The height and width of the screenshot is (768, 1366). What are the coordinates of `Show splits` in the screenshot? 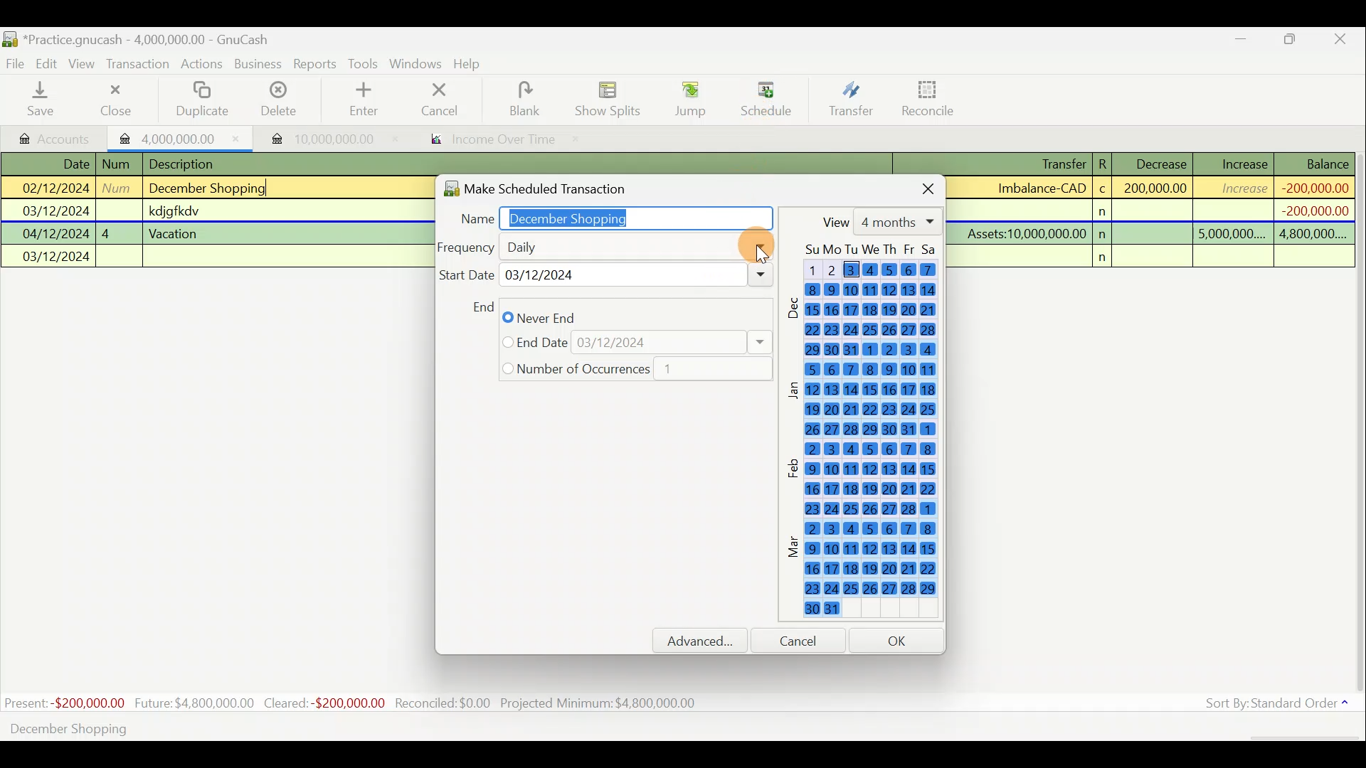 It's located at (612, 98).